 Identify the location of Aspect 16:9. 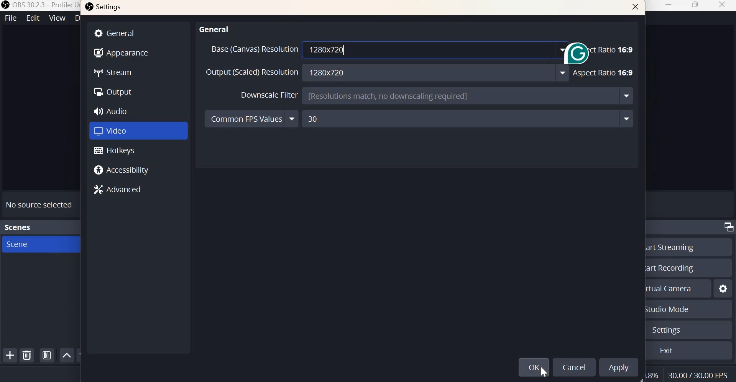
(604, 49).